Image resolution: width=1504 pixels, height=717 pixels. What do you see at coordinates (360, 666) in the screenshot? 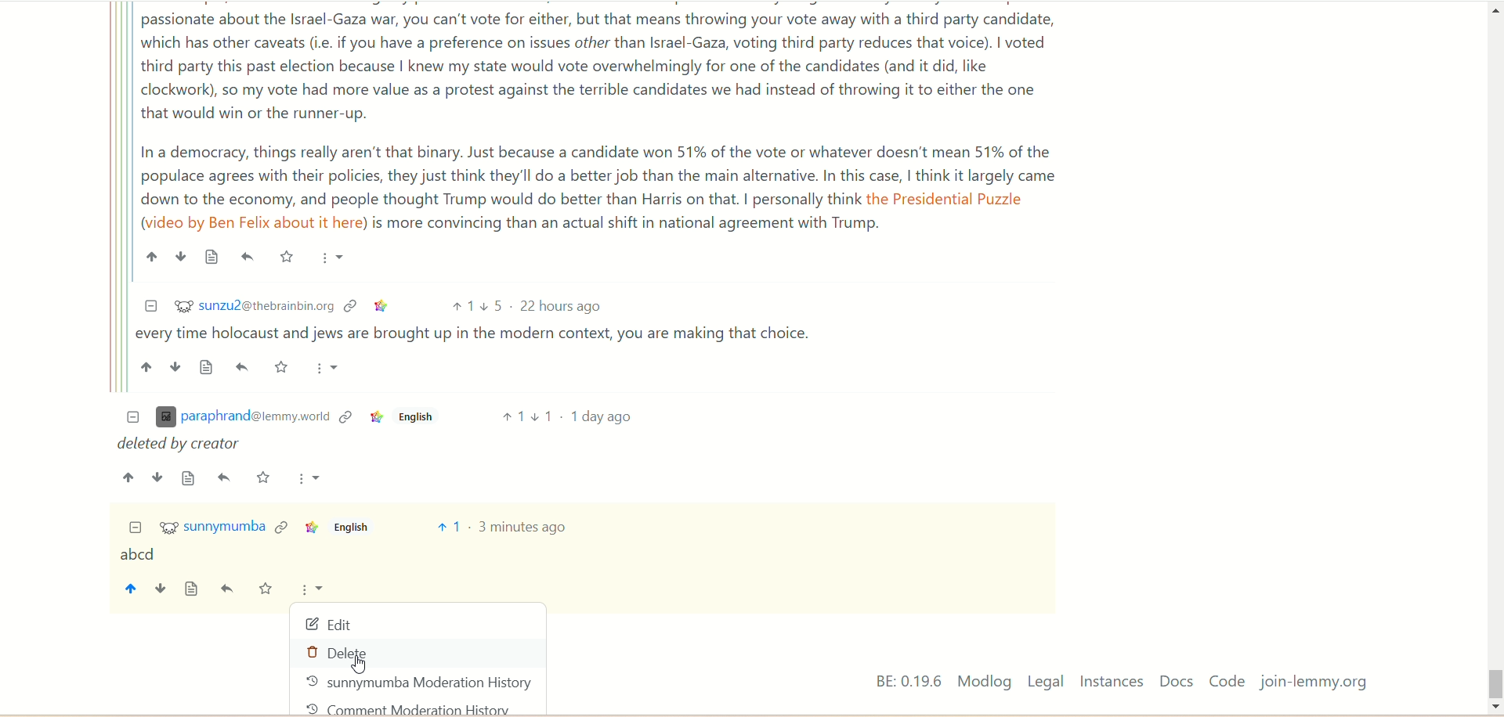
I see `Cursor` at bounding box center [360, 666].